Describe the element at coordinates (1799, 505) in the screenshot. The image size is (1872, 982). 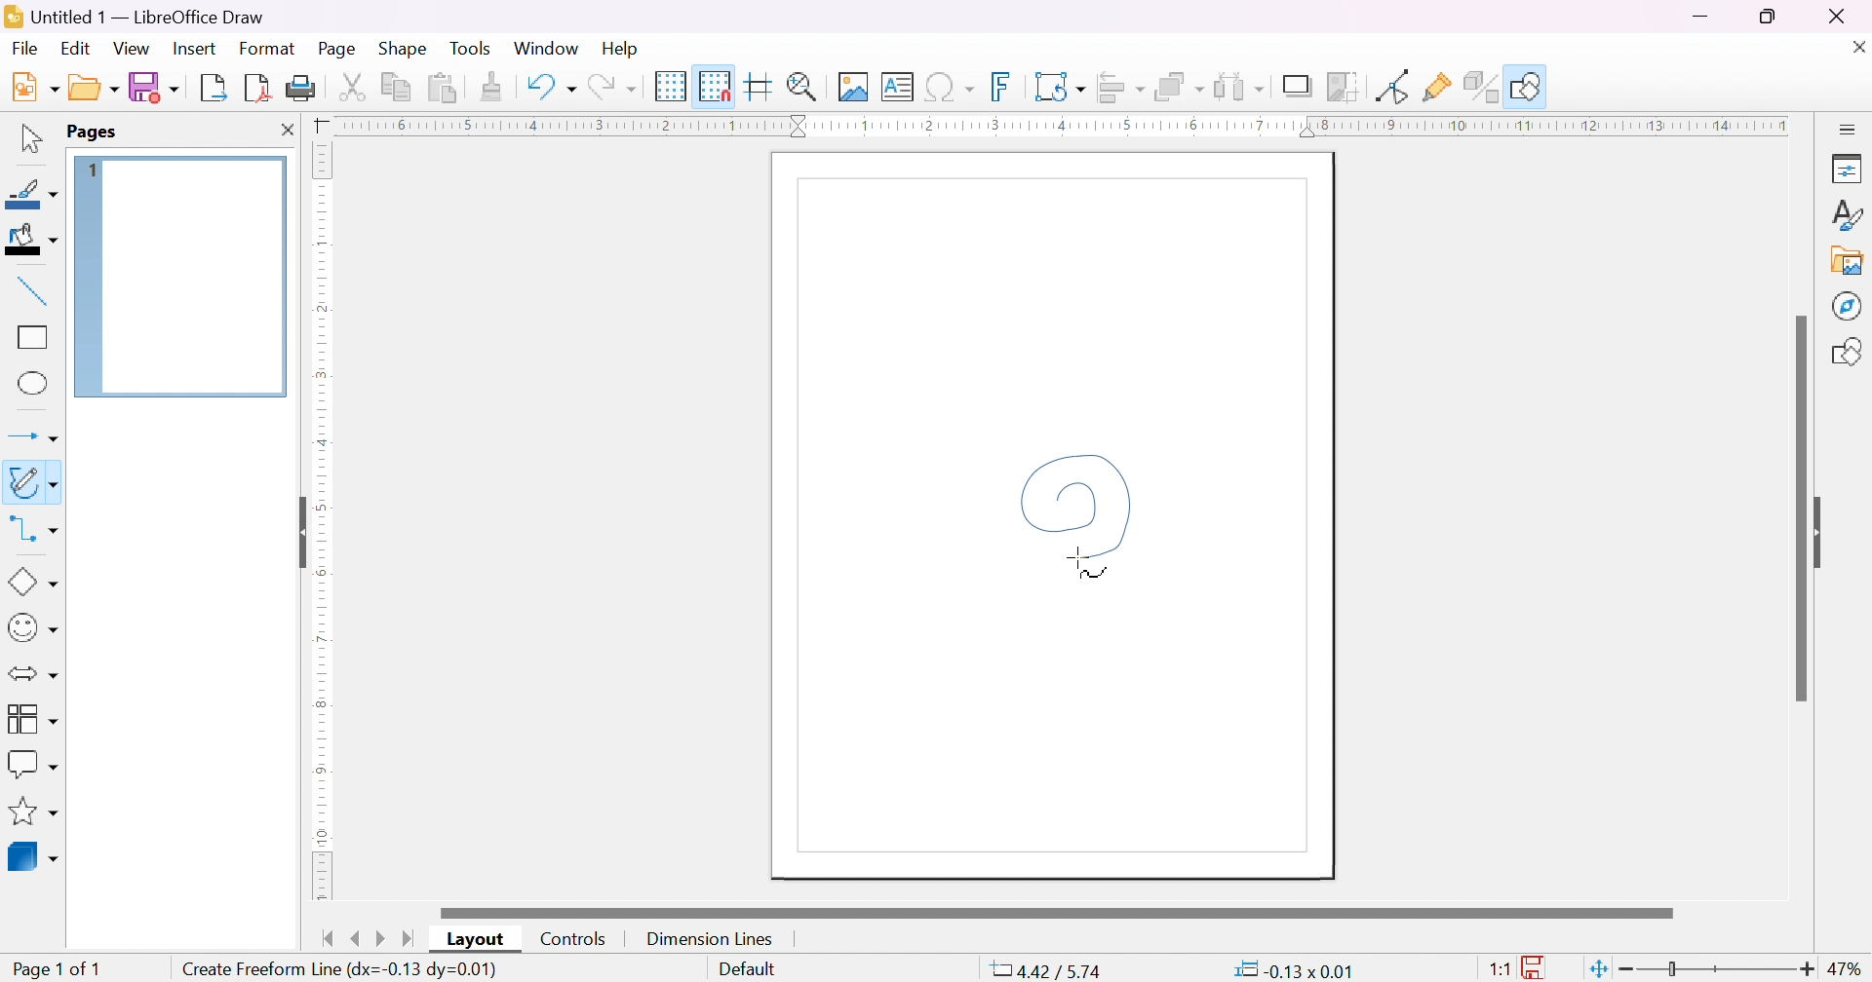
I see `scroll bar` at that location.